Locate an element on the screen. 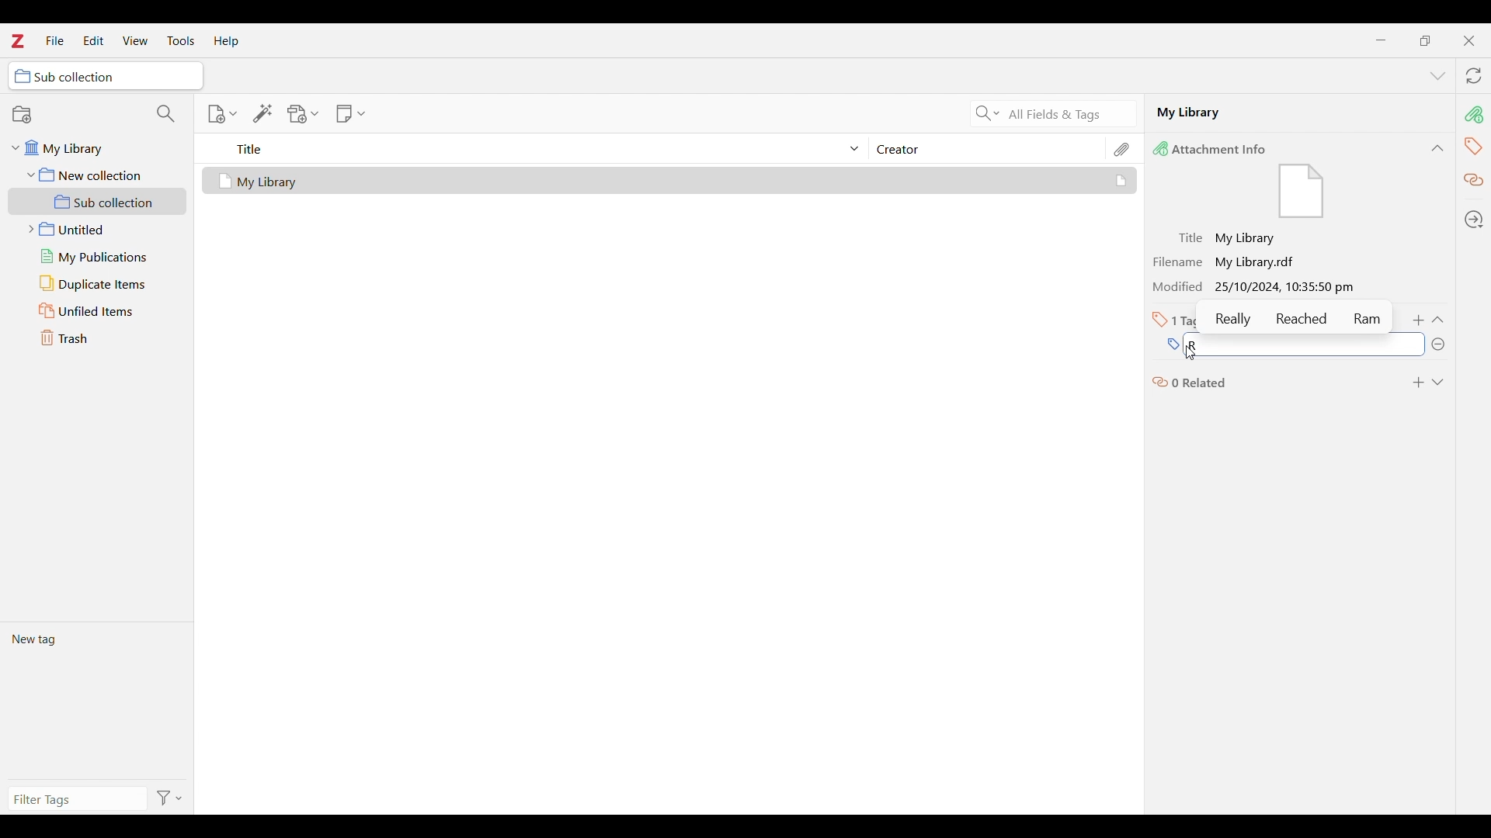 The image size is (1491, 838). Attachments is located at coordinates (1123, 149).